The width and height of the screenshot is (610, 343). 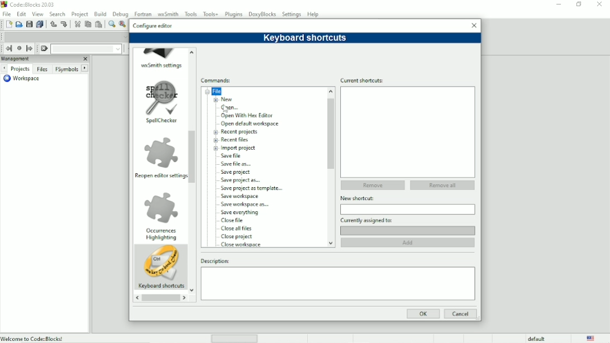 I want to click on Open with hex editor, so click(x=248, y=116).